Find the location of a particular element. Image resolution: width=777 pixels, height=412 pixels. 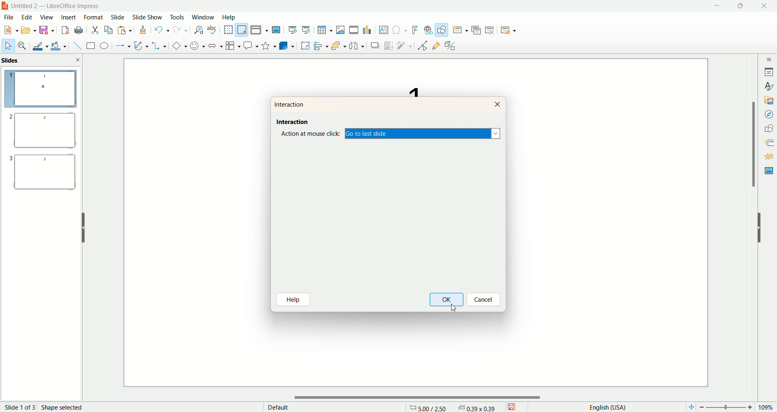

flowchart is located at coordinates (231, 46).